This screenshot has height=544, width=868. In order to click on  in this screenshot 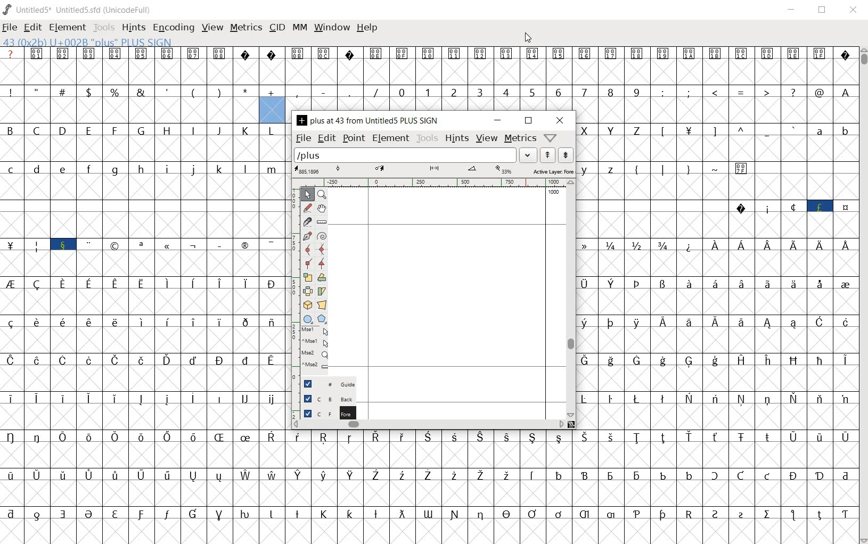, I will do `click(717, 373)`.